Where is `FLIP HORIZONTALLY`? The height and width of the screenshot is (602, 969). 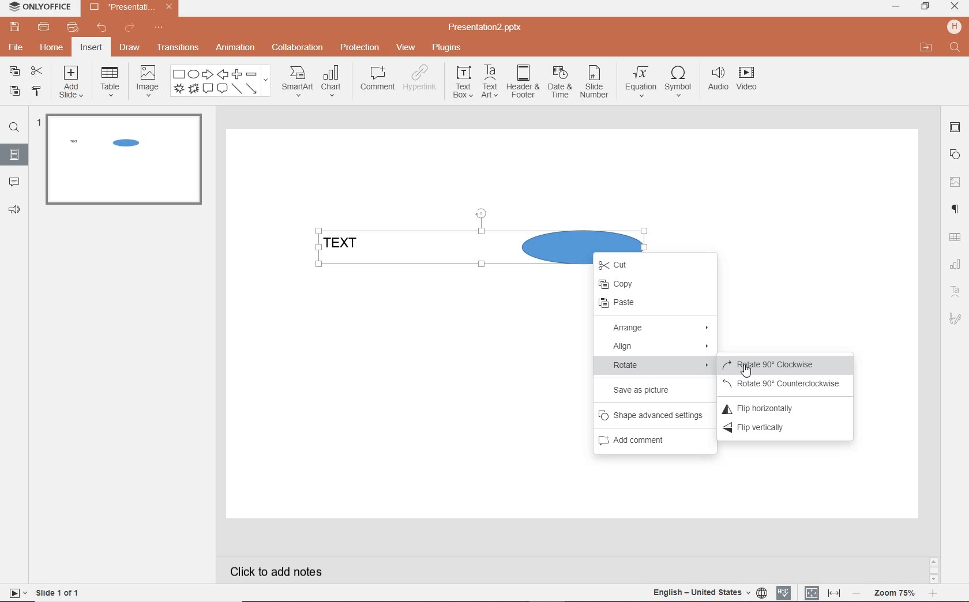
FLIP HORIZONTALLY is located at coordinates (768, 407).